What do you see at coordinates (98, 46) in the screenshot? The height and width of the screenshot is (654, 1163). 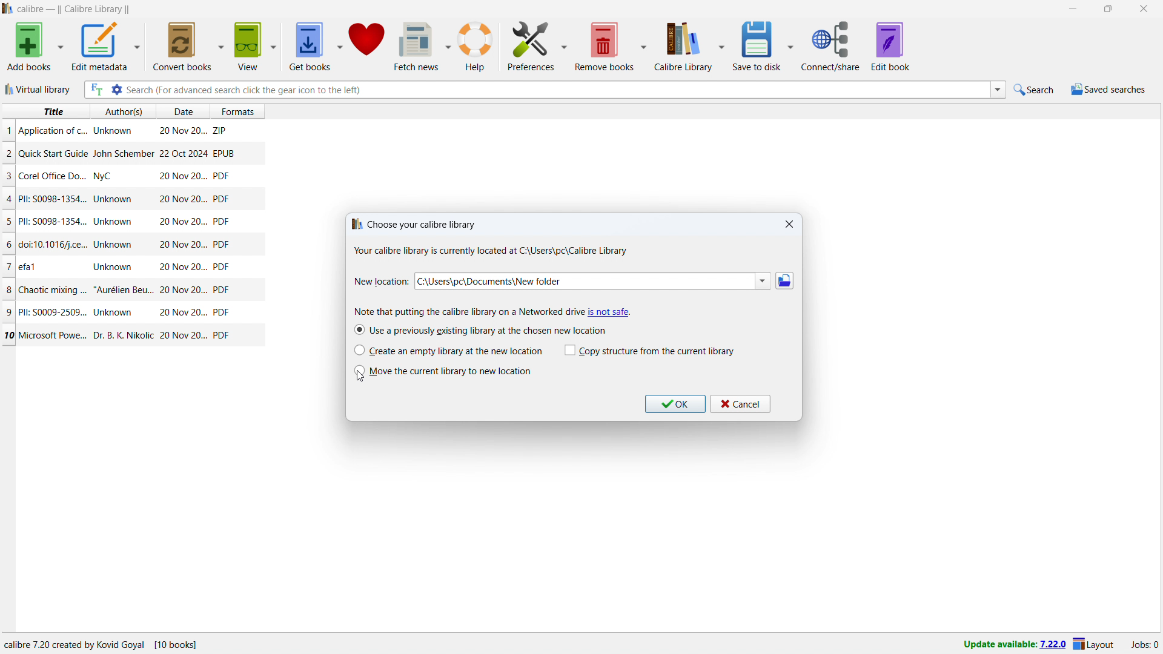 I see `edit metadata` at bounding box center [98, 46].